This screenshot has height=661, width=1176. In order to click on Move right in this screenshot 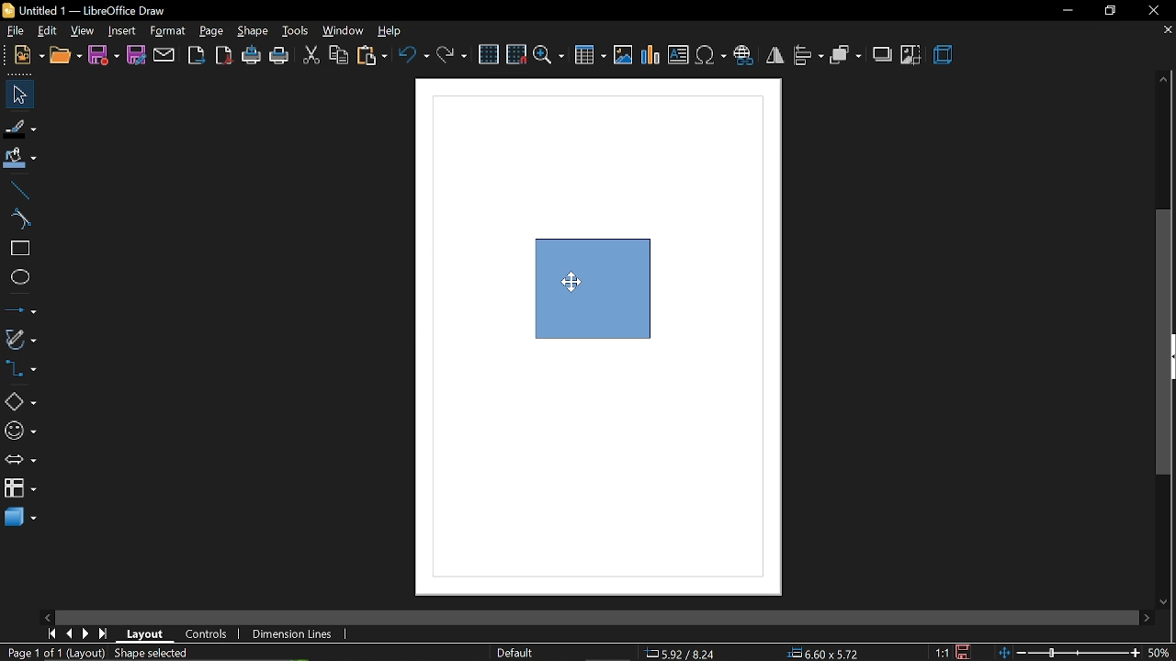, I will do `click(1148, 618)`.